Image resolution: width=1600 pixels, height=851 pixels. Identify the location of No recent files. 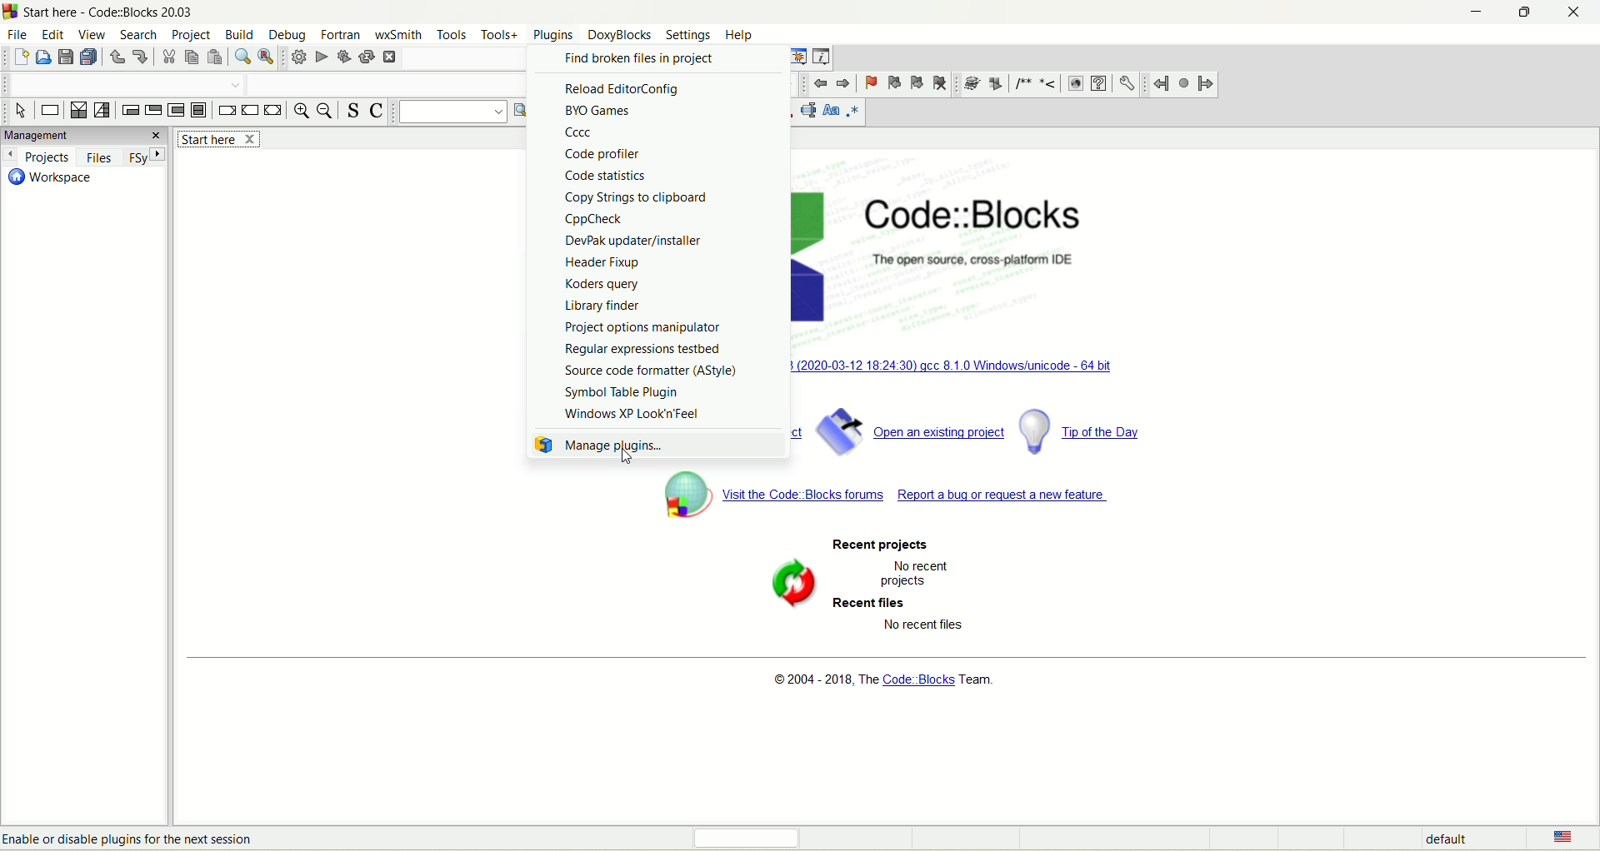
(925, 625).